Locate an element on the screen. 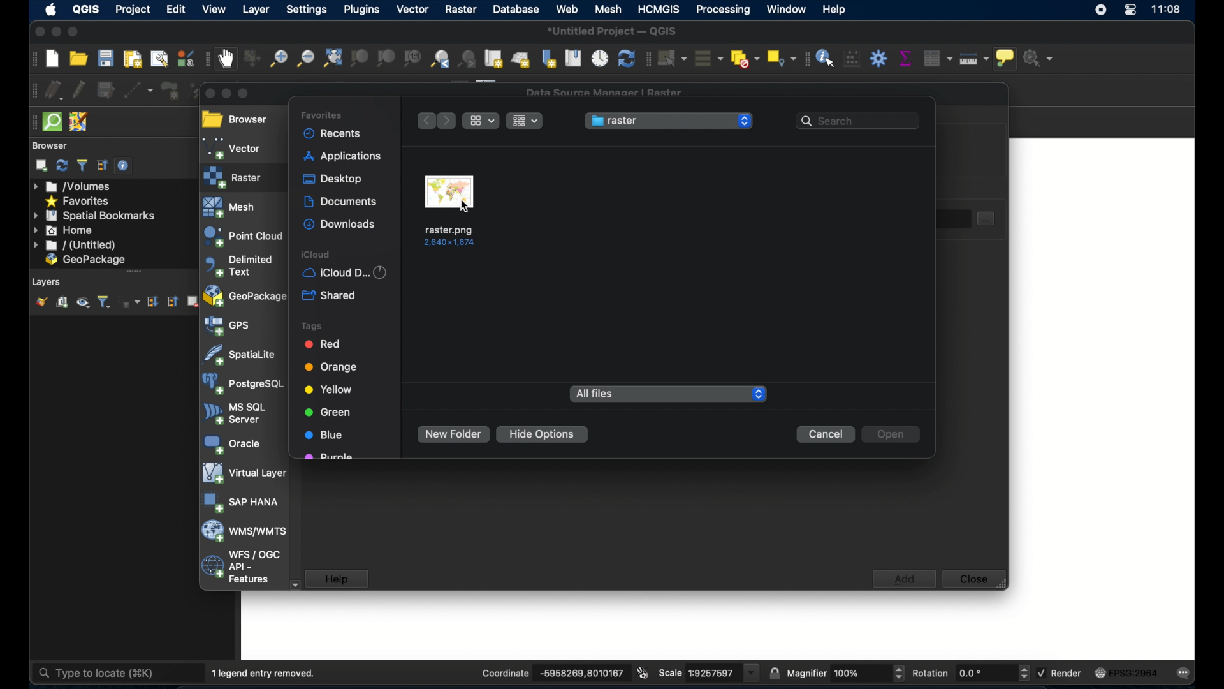 The height and width of the screenshot is (689, 1224). render is located at coordinates (1070, 674).